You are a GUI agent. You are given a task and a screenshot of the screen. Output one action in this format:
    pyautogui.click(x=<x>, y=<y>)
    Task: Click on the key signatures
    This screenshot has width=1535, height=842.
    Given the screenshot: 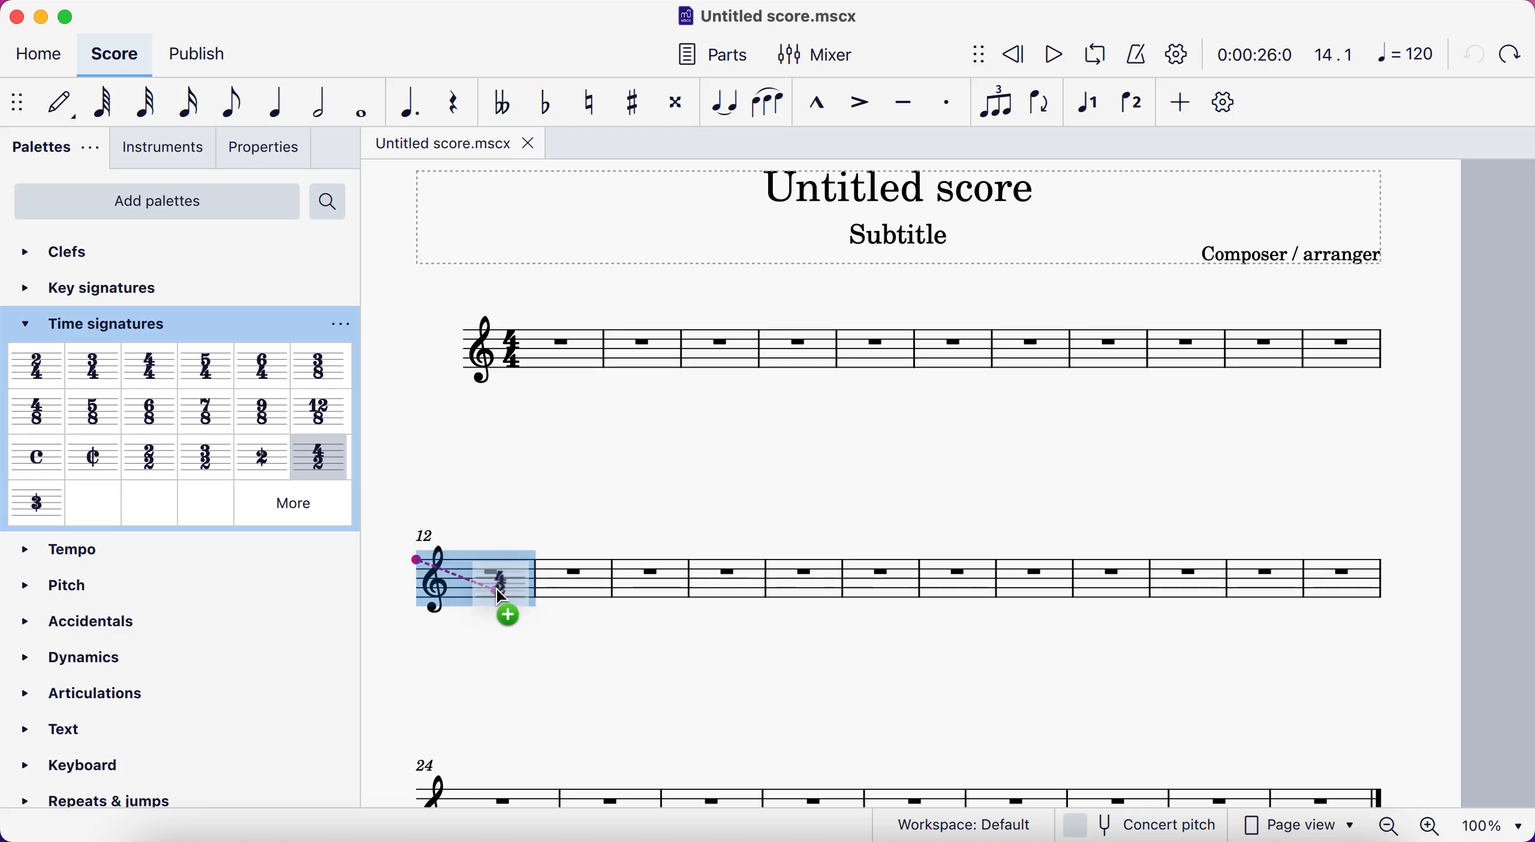 What is the action you would take?
    pyautogui.click(x=112, y=291)
    